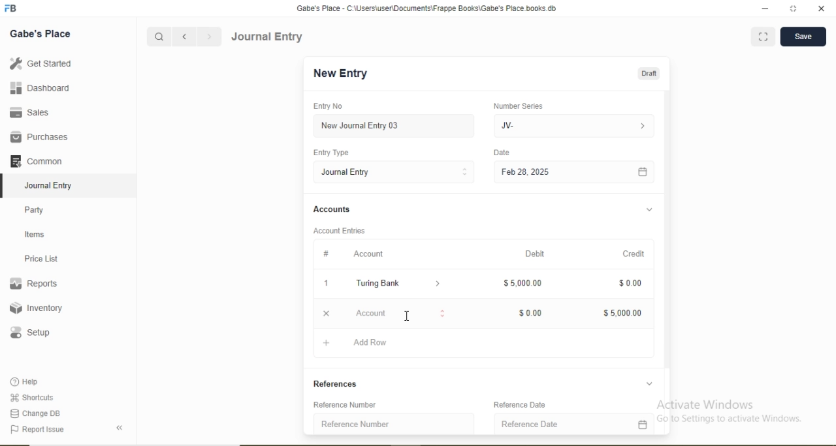 The image size is (836, 446). What do you see at coordinates (630, 284) in the screenshot?
I see `$0.00` at bounding box center [630, 284].